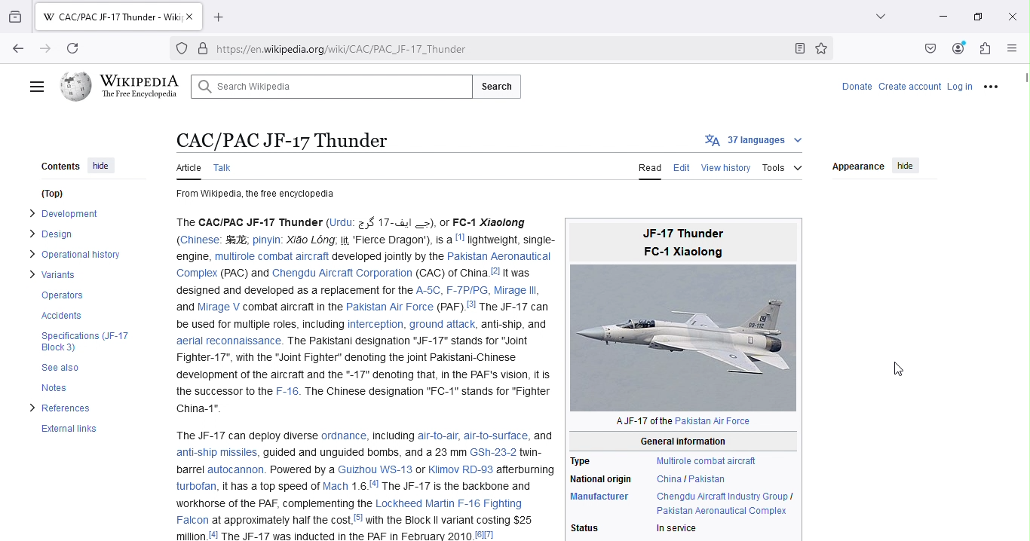 The height and width of the screenshot is (541, 1030). Describe the element at coordinates (802, 49) in the screenshot. I see `Toggle reader view` at that location.